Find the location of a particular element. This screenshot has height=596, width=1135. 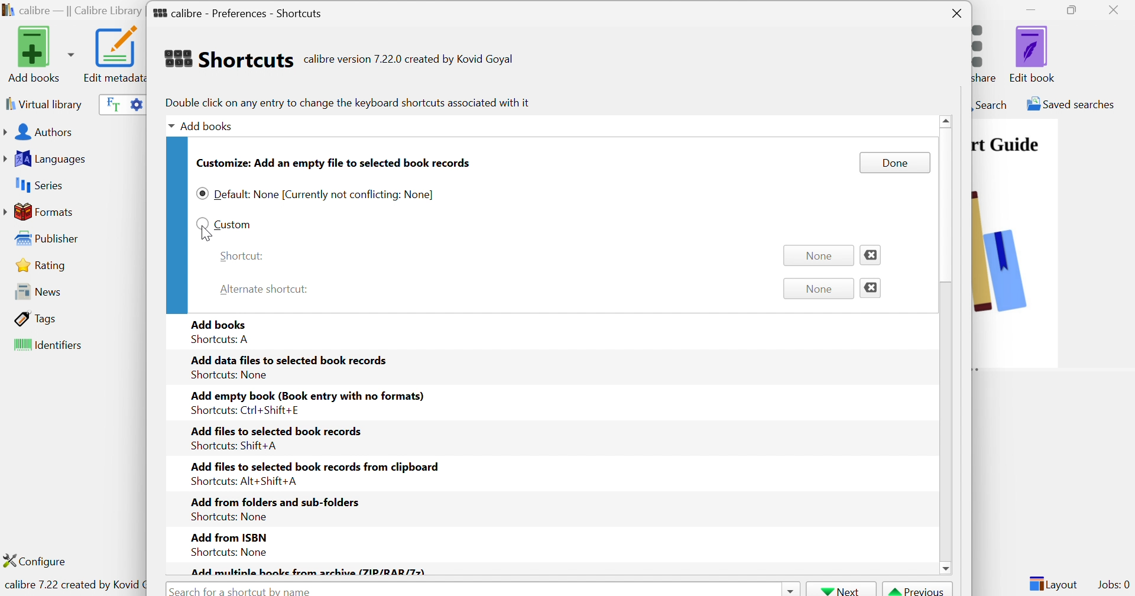

Drop Down is located at coordinates (168, 127).